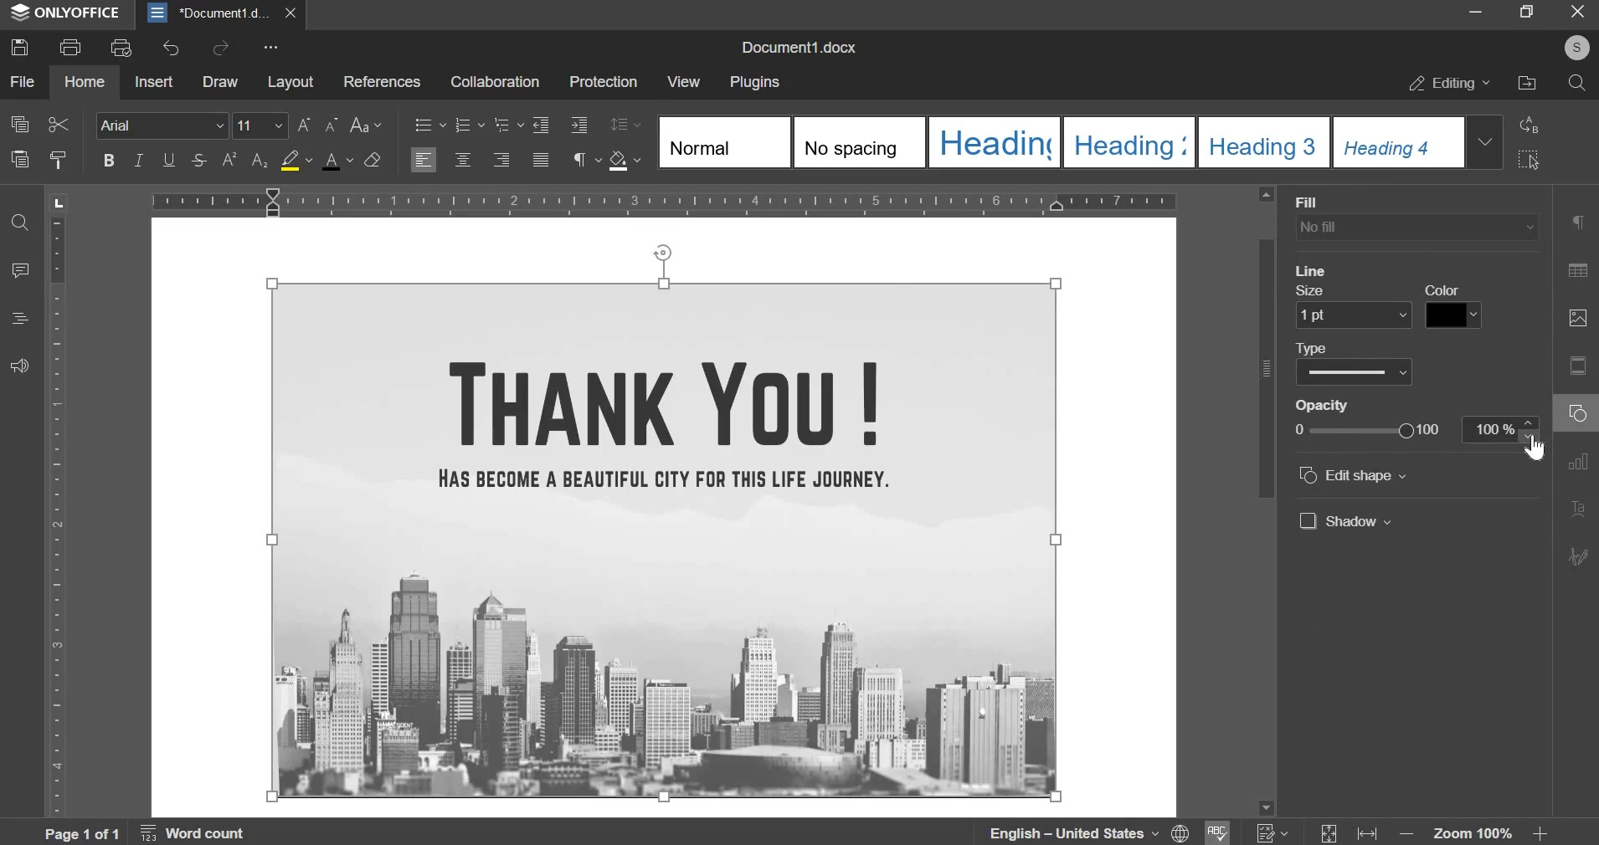 Image resolution: width=1599 pixels, height=845 pixels. Describe the element at coordinates (506, 123) in the screenshot. I see `multilevel list` at that location.